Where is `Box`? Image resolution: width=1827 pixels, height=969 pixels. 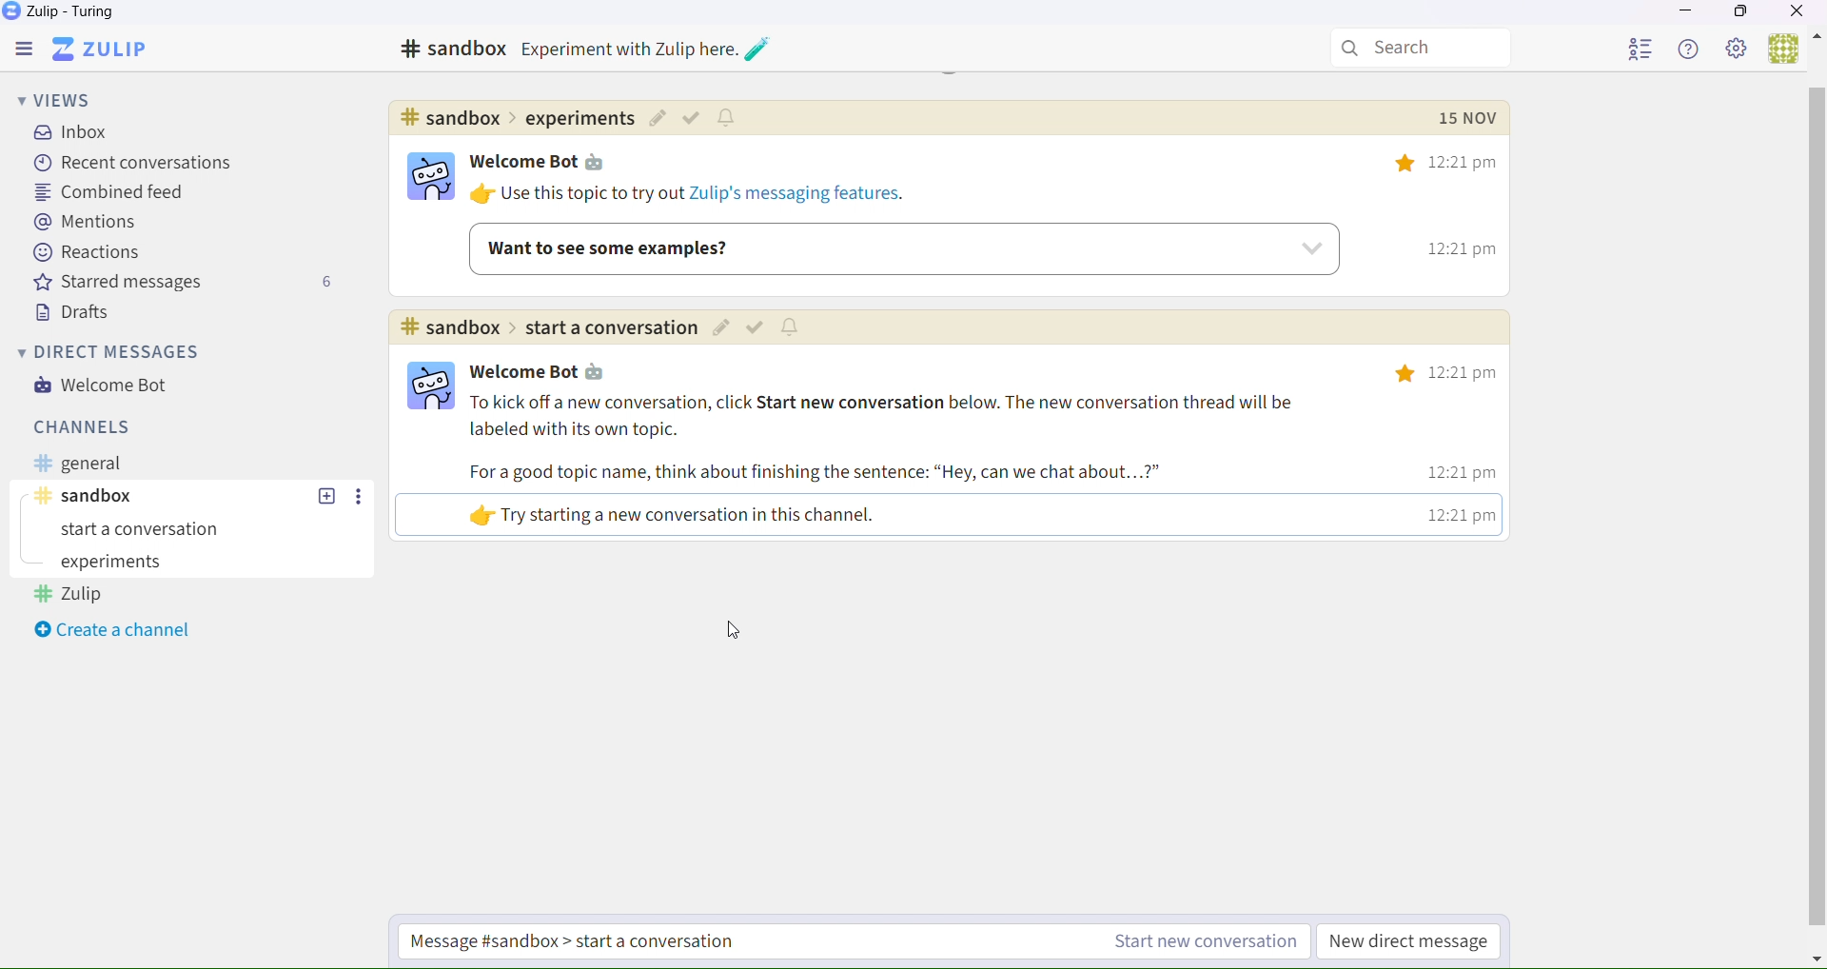 Box is located at coordinates (1742, 15).